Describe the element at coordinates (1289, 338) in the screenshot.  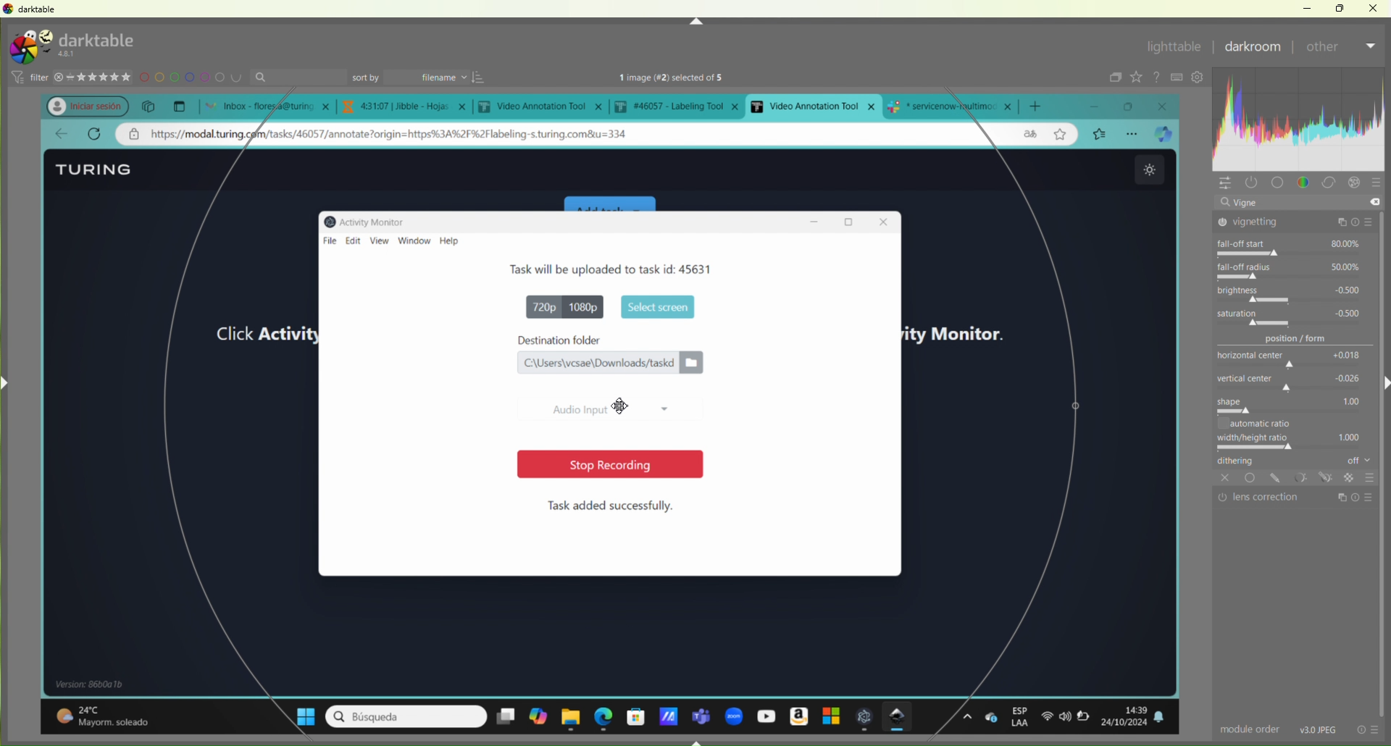
I see `position/form` at that location.